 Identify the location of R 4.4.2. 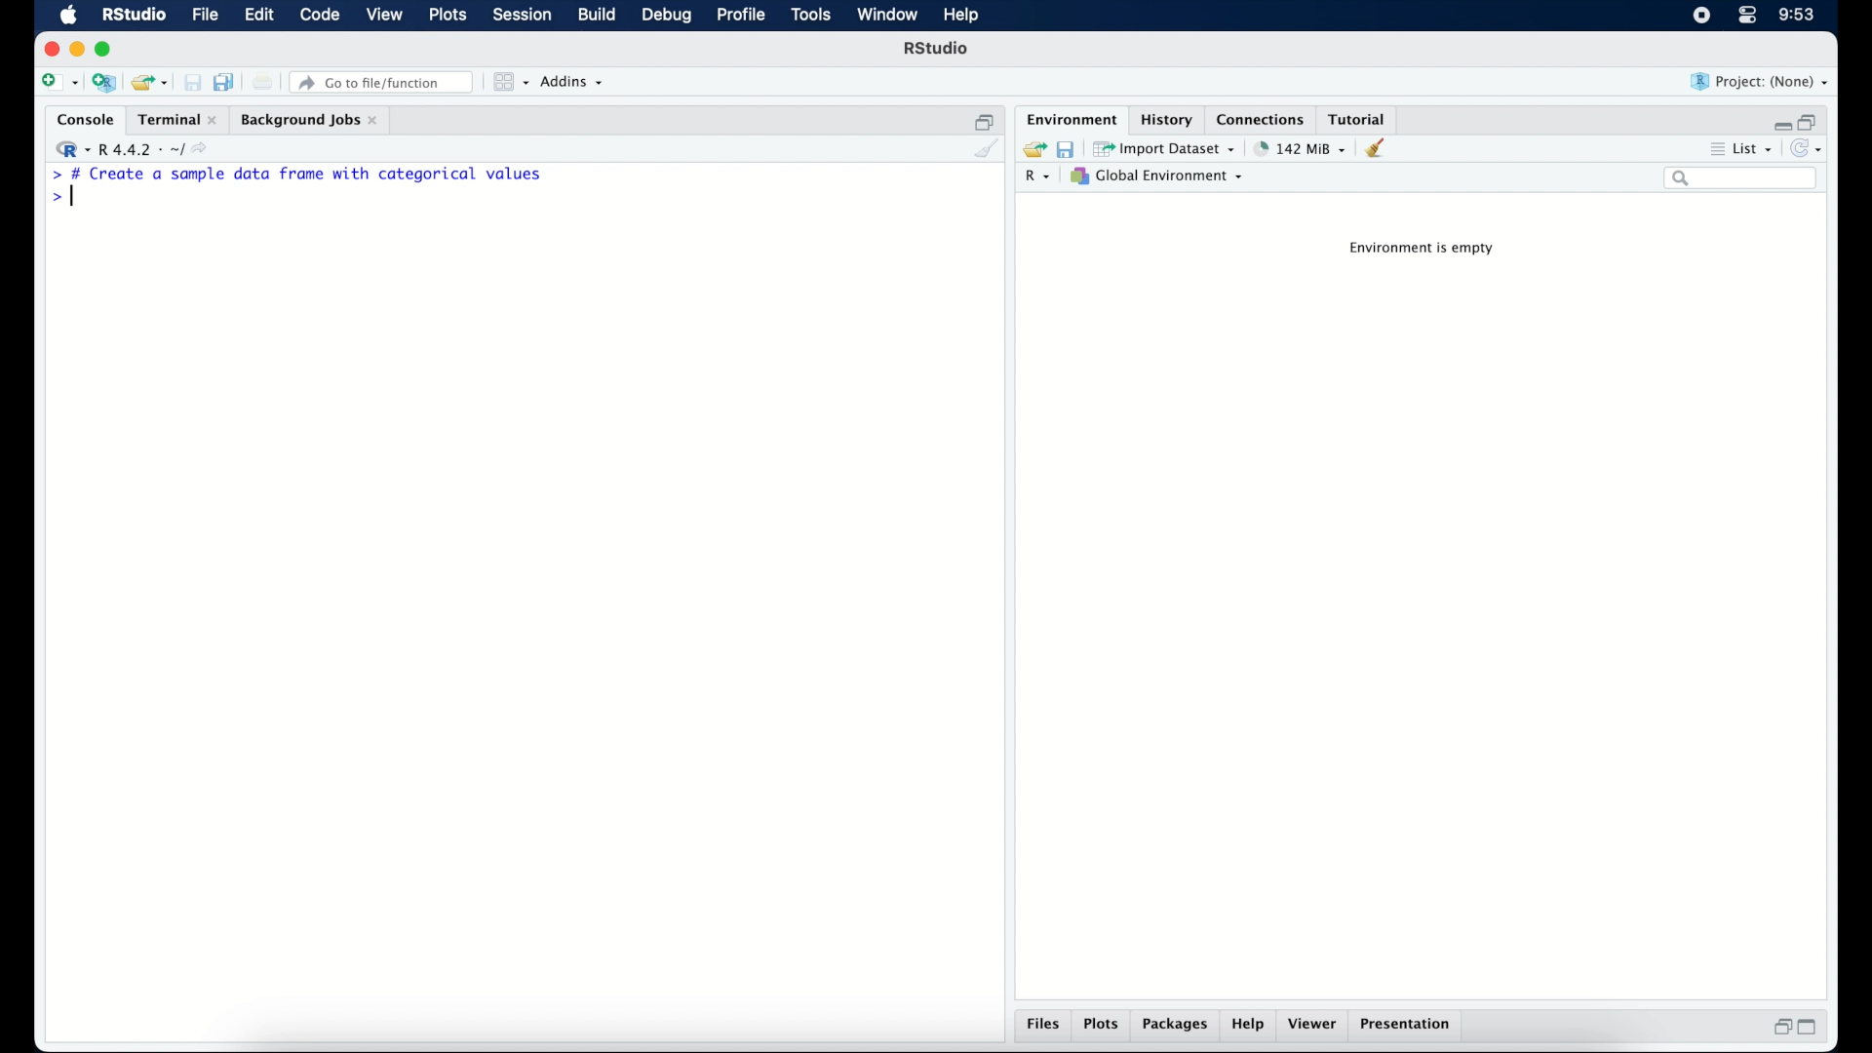
(131, 146).